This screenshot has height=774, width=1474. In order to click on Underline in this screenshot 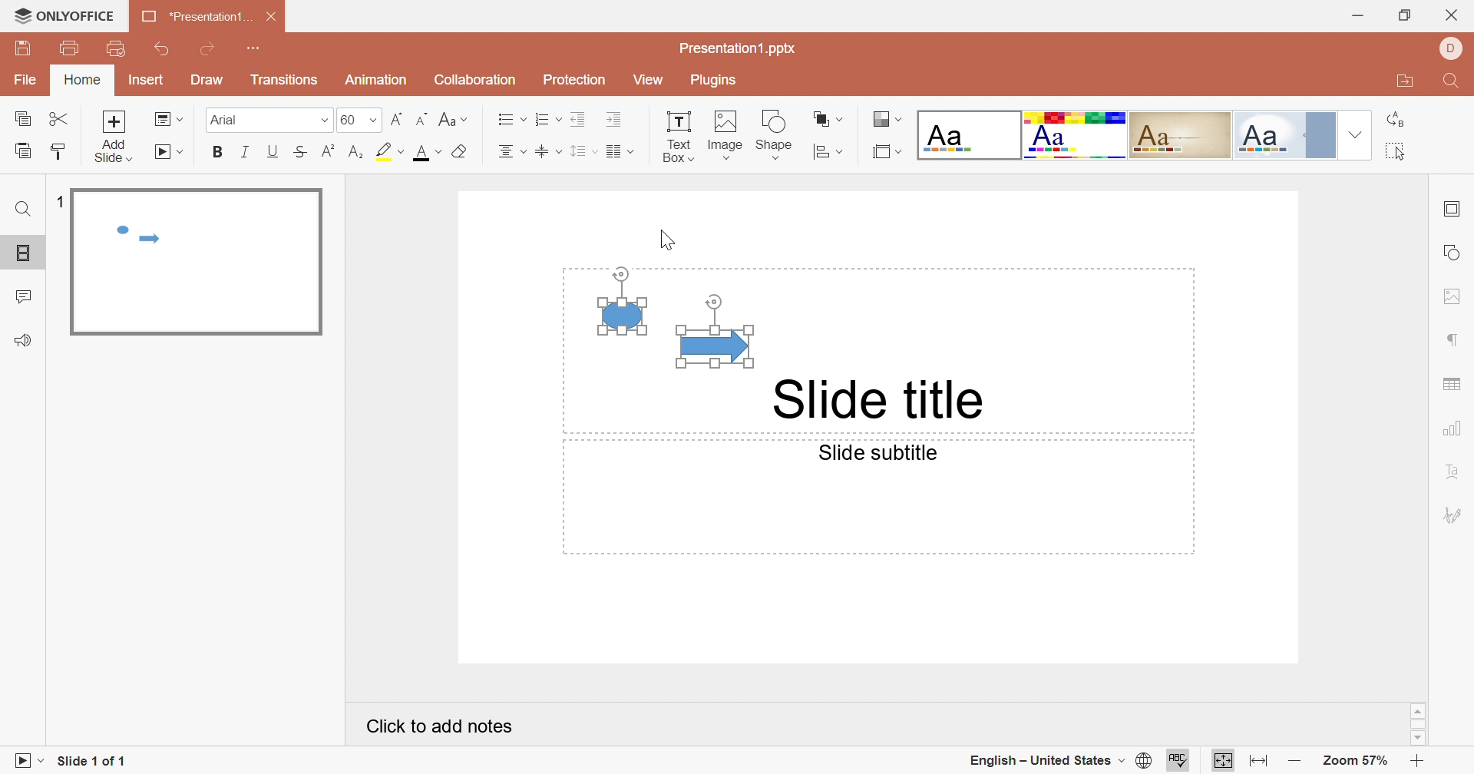, I will do `click(273, 156)`.